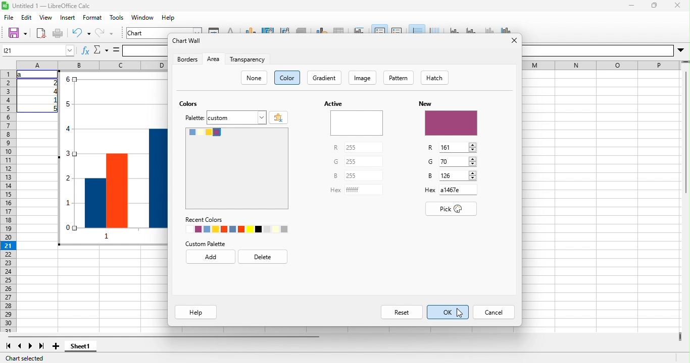  I want to click on More options, so click(680, 50).